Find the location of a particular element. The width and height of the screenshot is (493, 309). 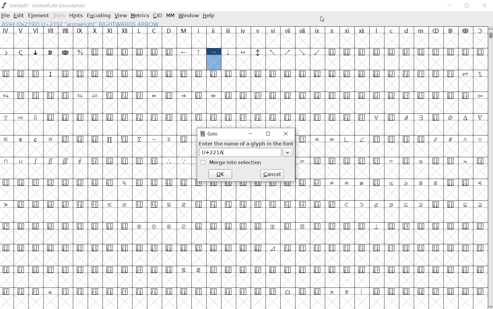

8594 (0x2192) U+2192 "arrowright" RIGHTWARDS ARROW is located at coordinates (80, 24).